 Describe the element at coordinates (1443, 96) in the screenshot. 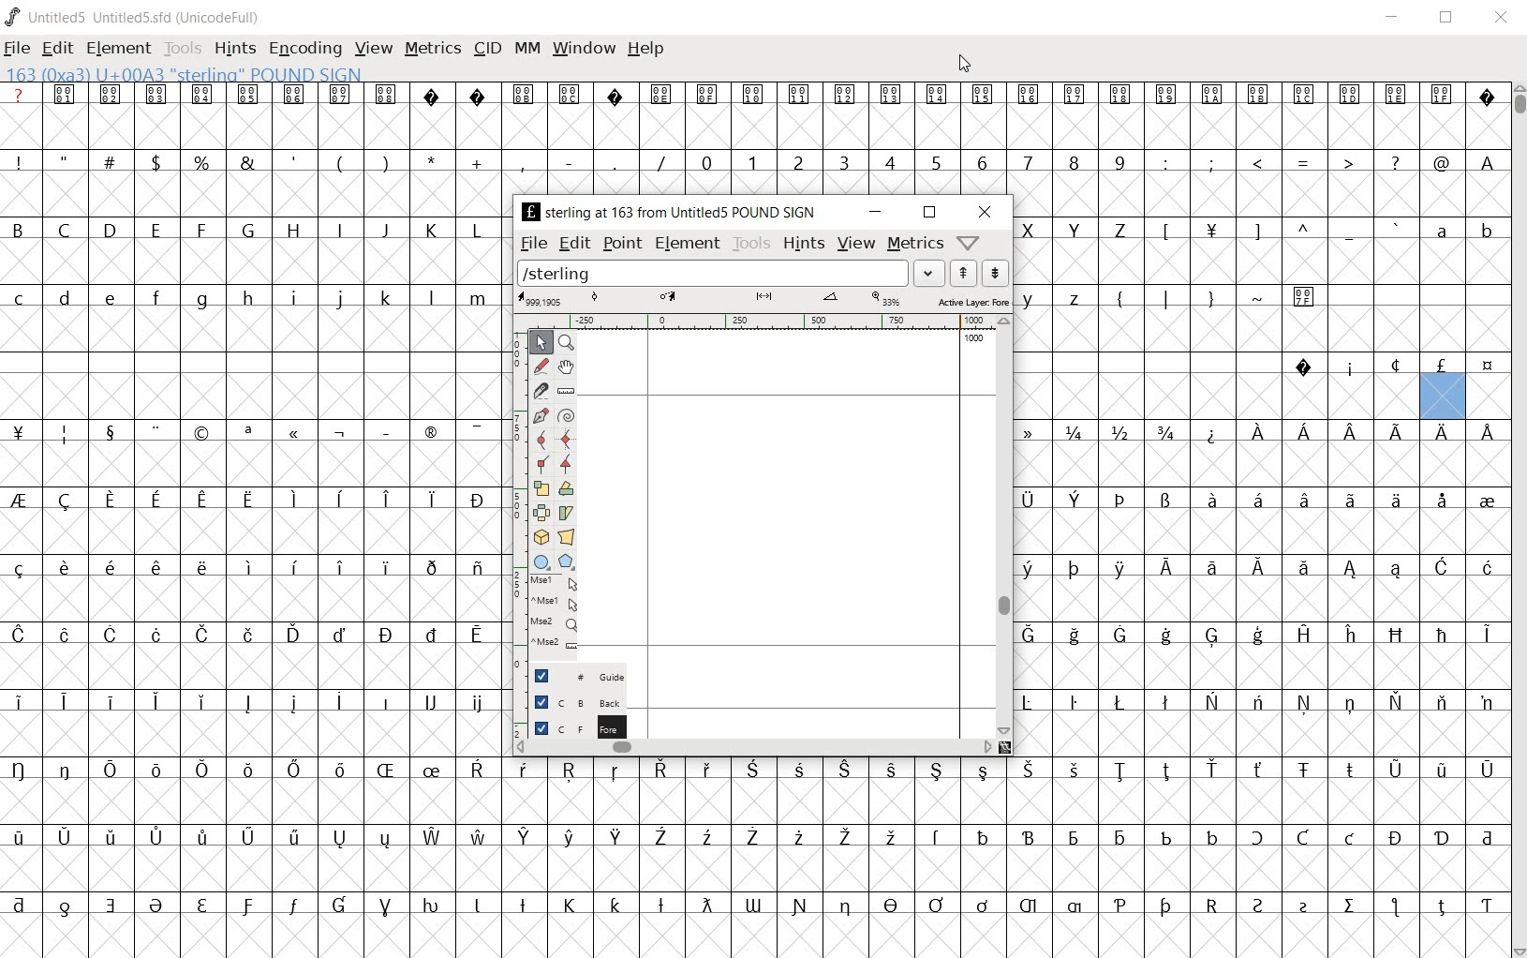

I see `Symbol` at that location.